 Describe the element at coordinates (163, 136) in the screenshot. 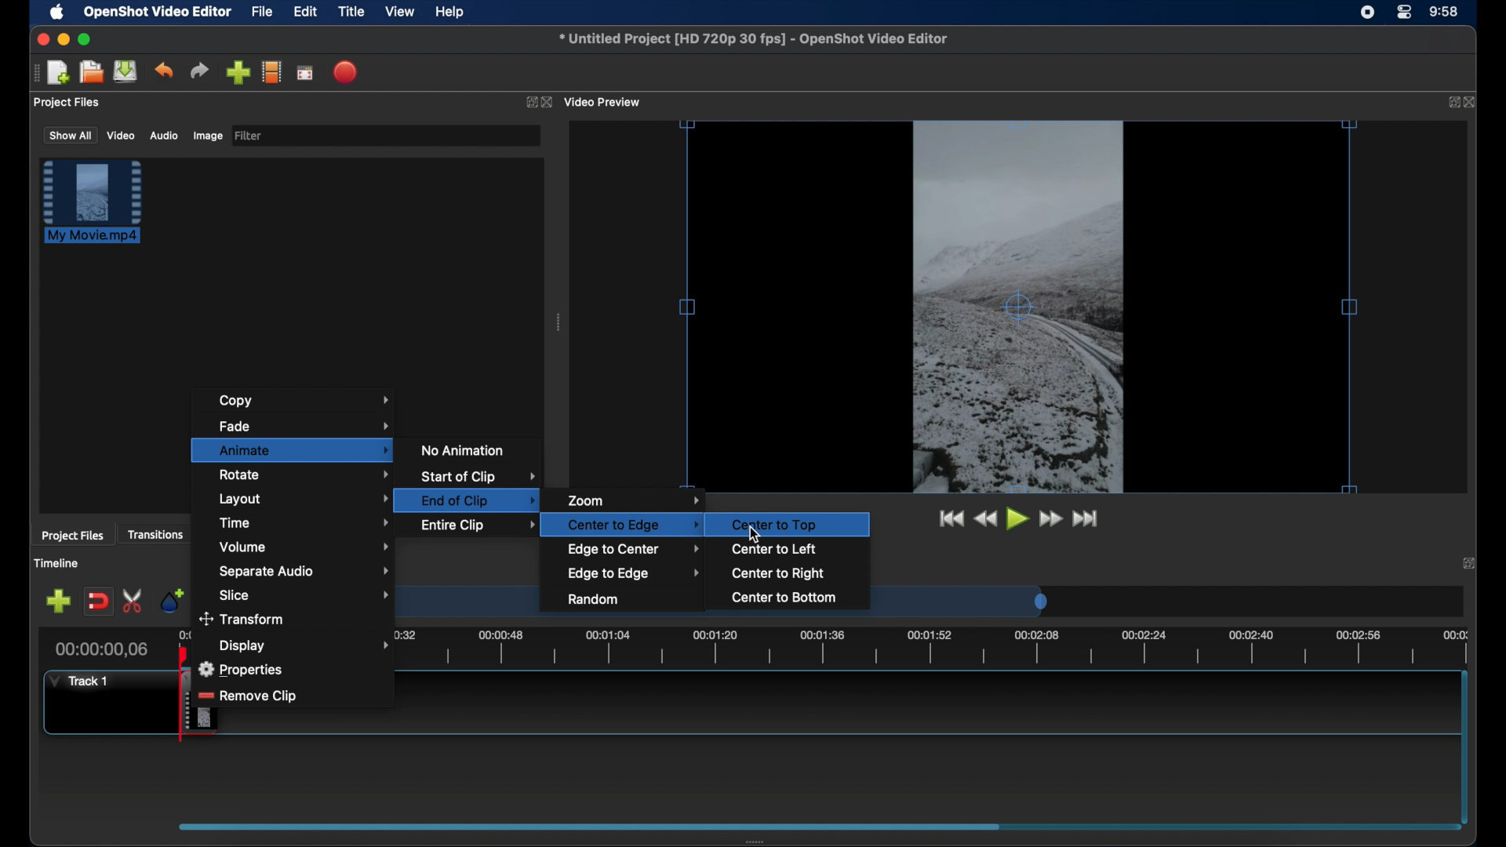

I see `audio` at that location.